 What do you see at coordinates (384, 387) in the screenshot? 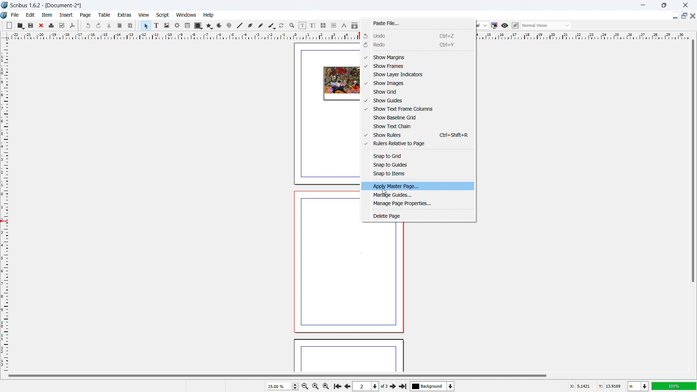
I see `of 3` at bounding box center [384, 387].